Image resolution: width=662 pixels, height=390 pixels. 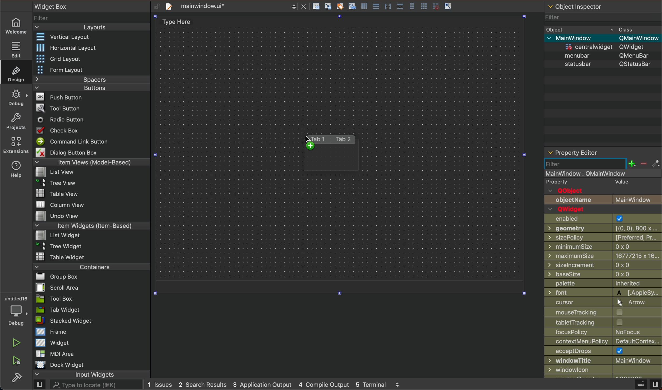 What do you see at coordinates (55, 172) in the screenshot?
I see ` list View` at bounding box center [55, 172].